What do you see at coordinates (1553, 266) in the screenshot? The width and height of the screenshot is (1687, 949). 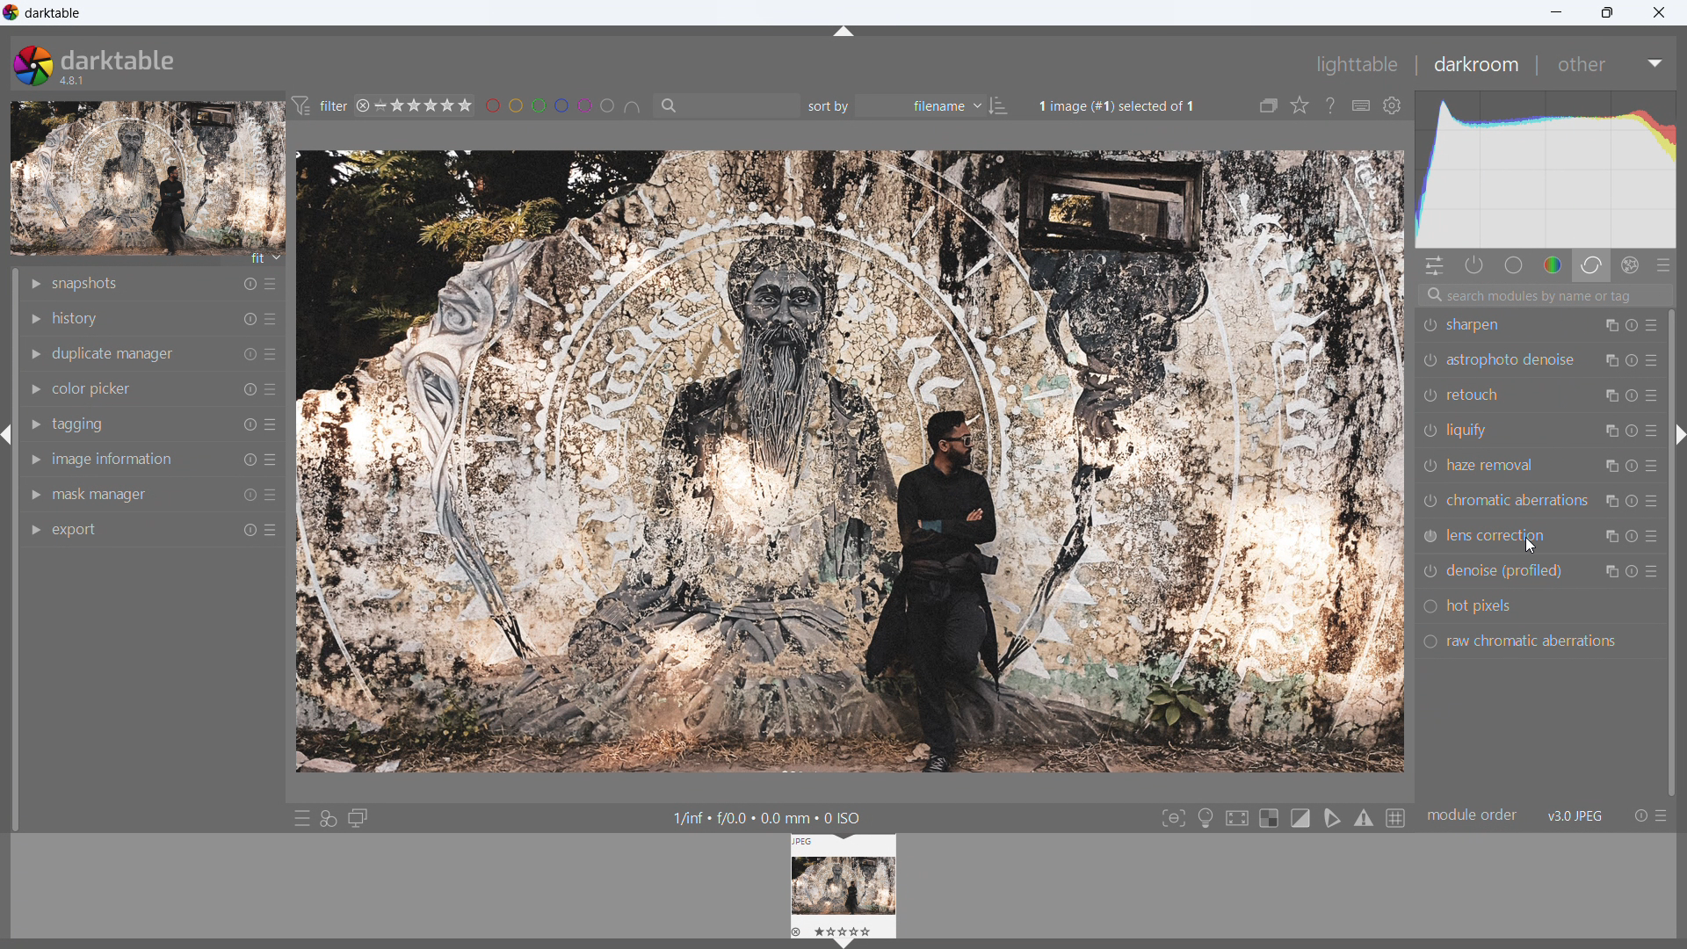 I see `color` at bounding box center [1553, 266].